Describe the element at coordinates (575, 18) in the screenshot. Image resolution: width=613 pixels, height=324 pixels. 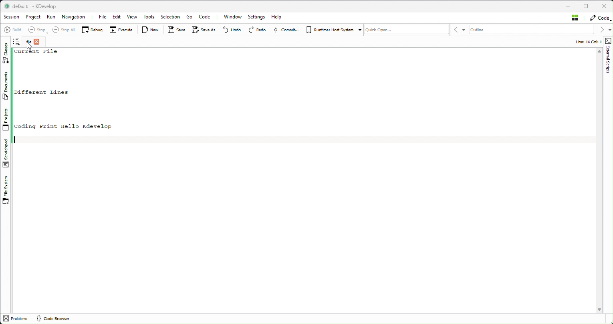
I see `Stash` at that location.